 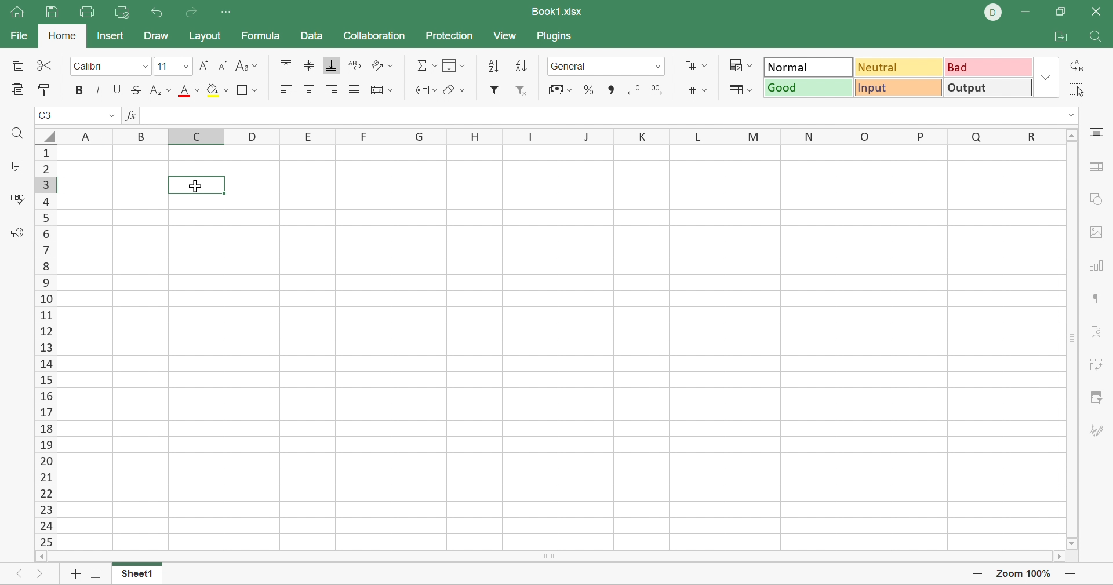 I want to click on Superscript / subscript, so click(x=159, y=91).